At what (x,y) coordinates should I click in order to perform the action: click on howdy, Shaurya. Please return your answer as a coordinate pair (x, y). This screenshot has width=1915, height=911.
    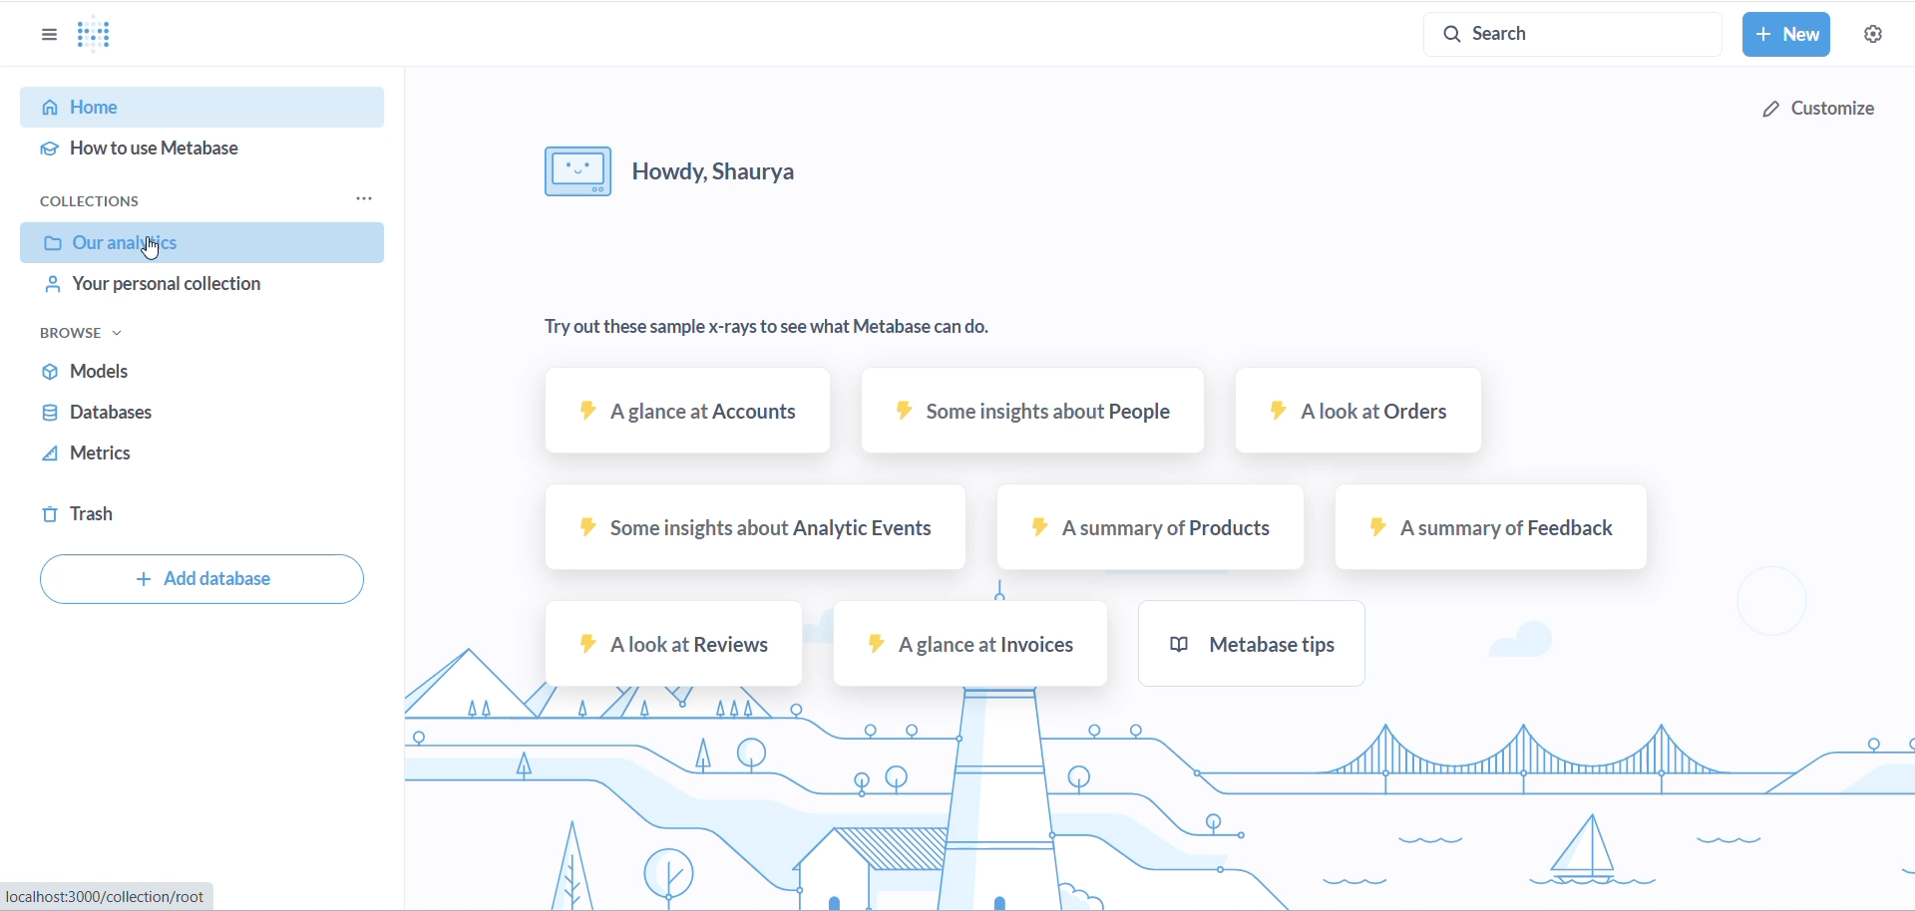
    Looking at the image, I should click on (685, 170).